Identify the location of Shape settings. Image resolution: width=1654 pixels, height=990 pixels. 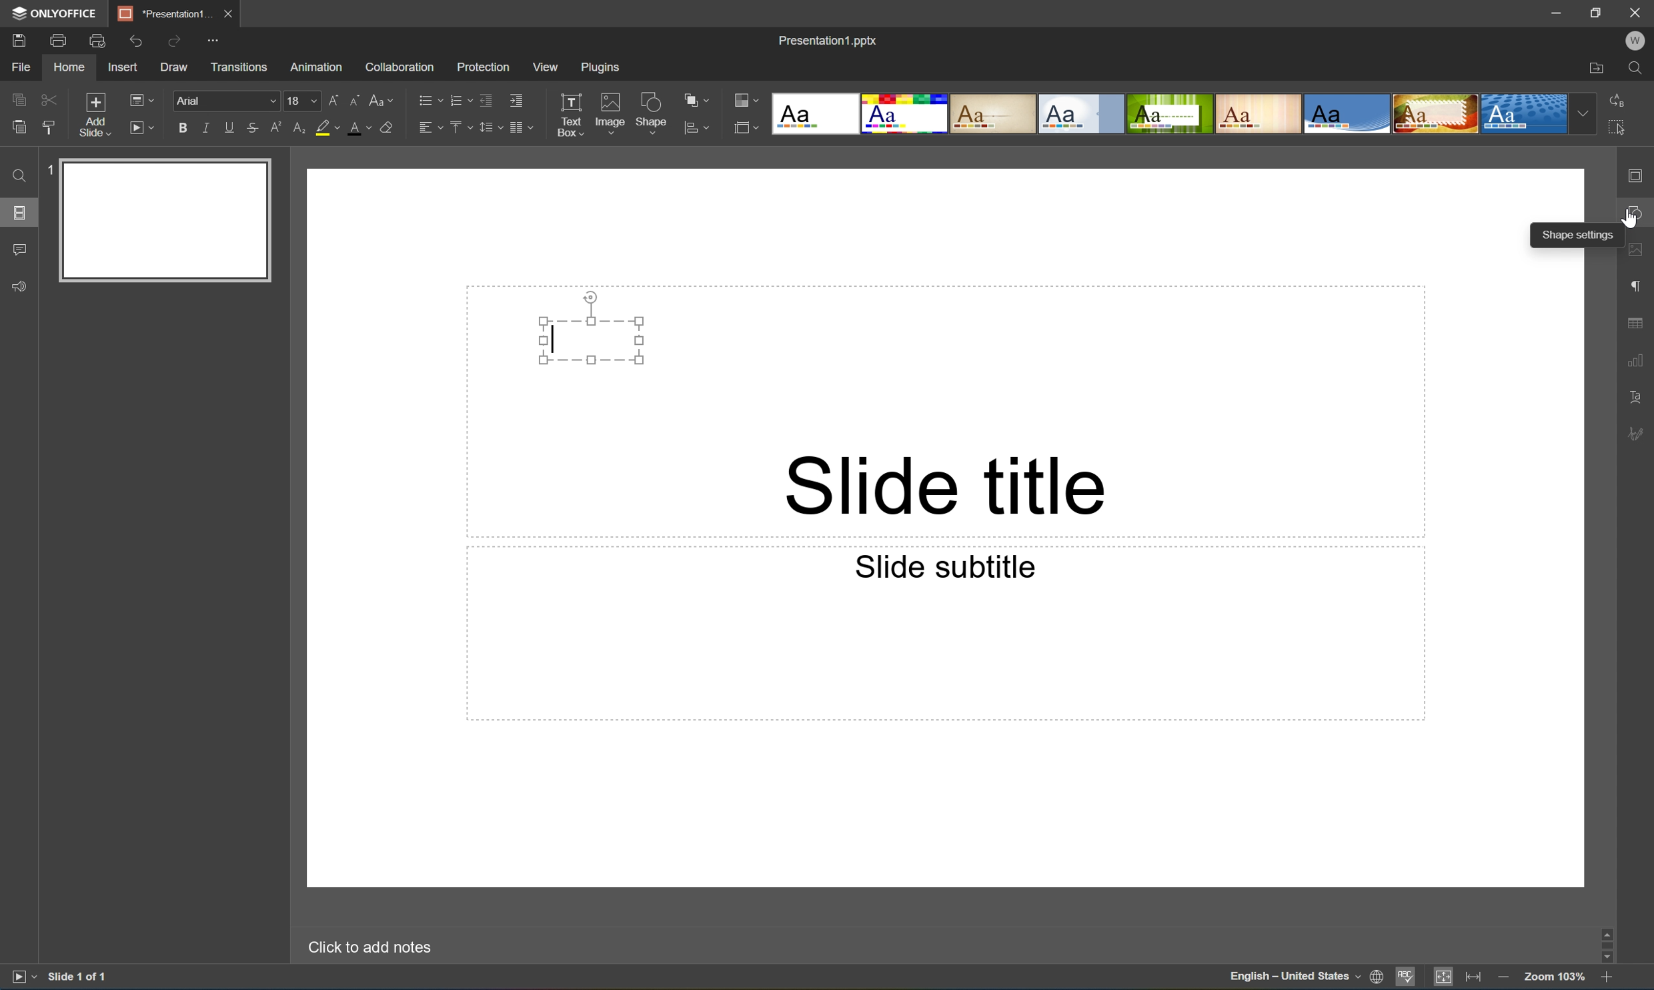
(1580, 236).